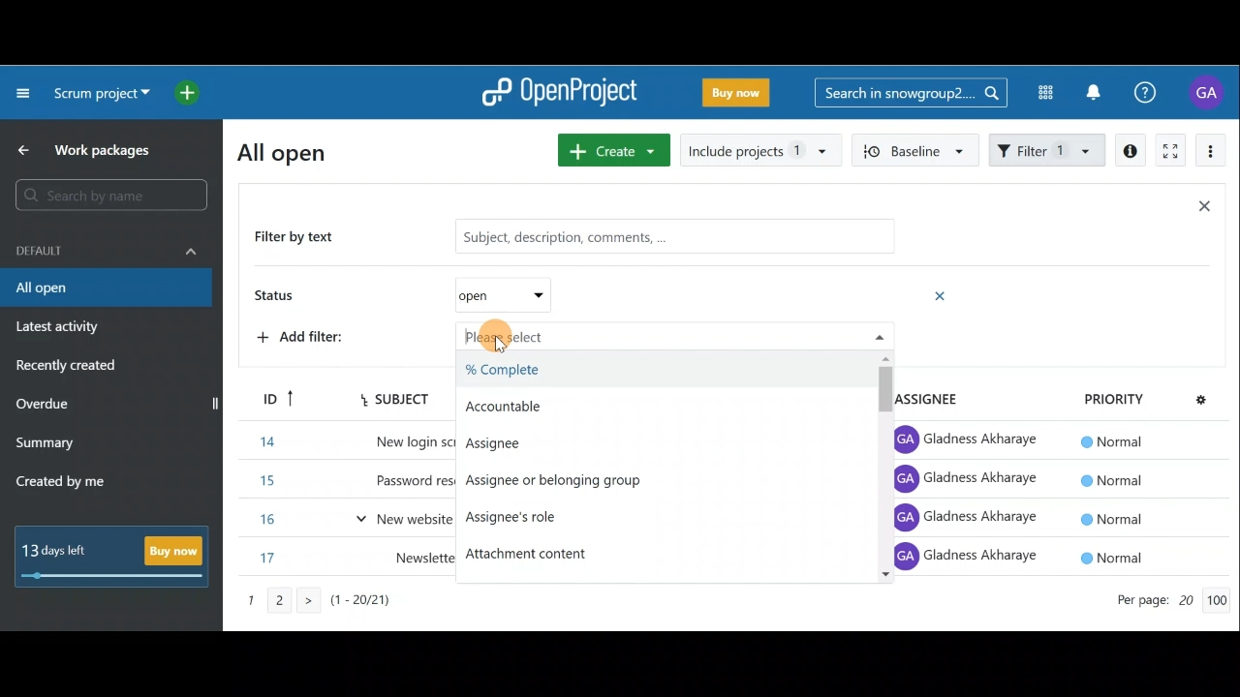 The width and height of the screenshot is (1240, 697). What do you see at coordinates (1048, 148) in the screenshot?
I see `Filter` at bounding box center [1048, 148].